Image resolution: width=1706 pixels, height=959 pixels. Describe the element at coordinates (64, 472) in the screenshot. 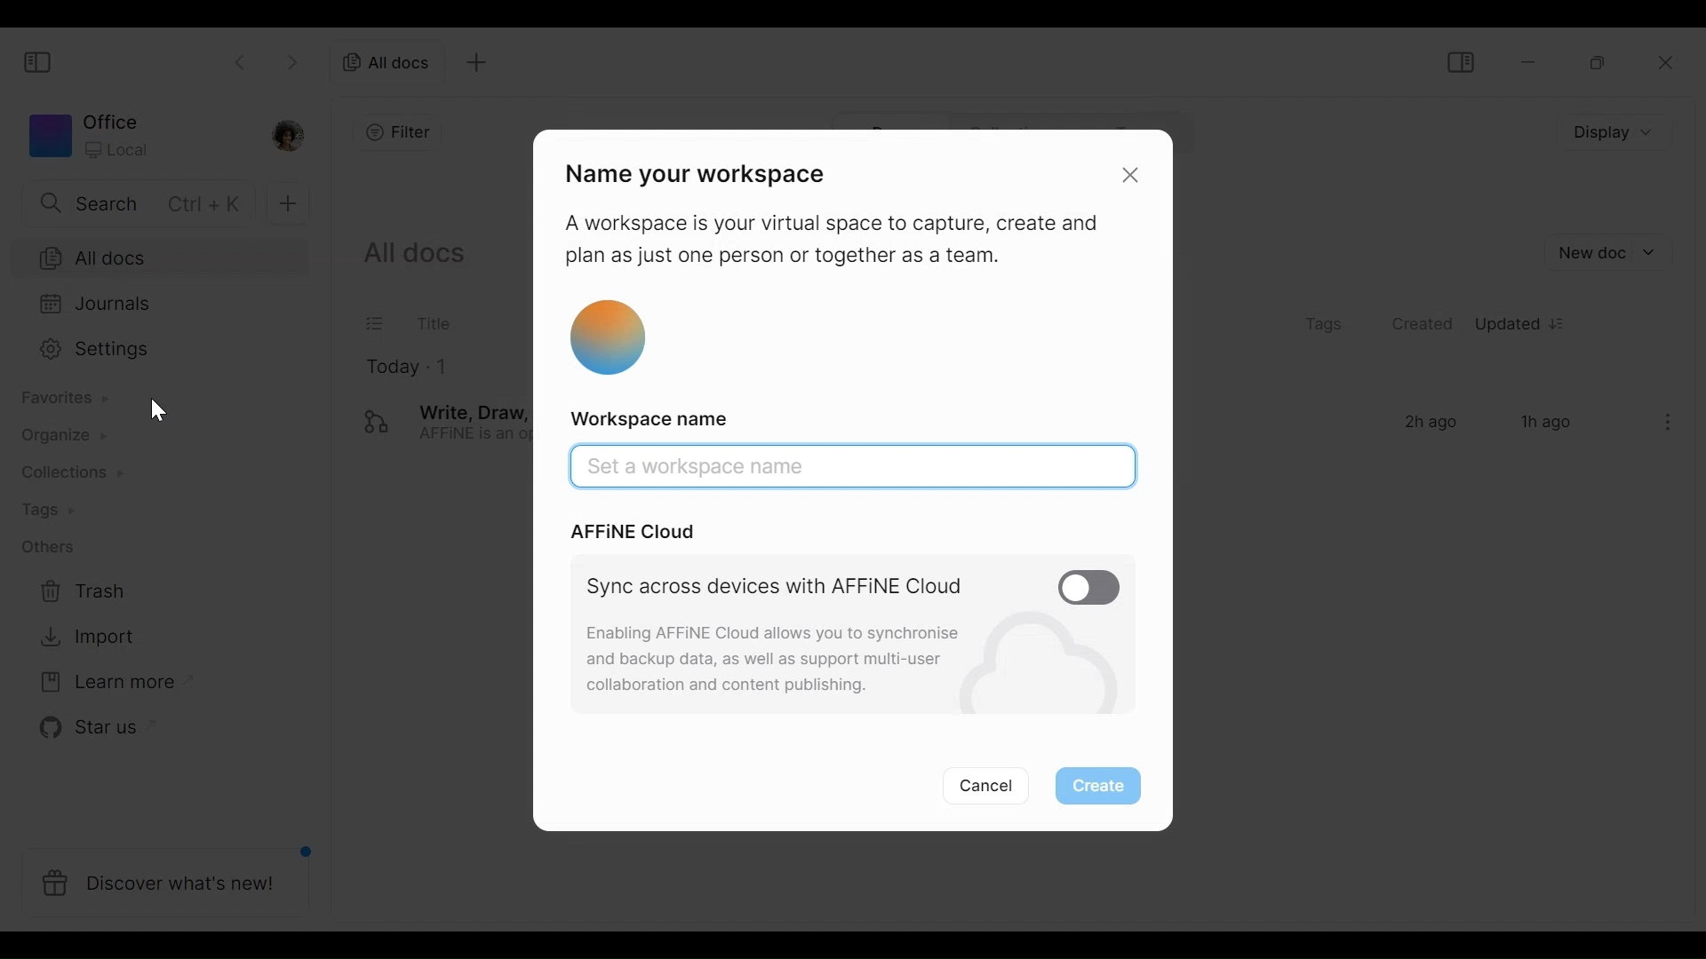

I see `Contributions` at that location.